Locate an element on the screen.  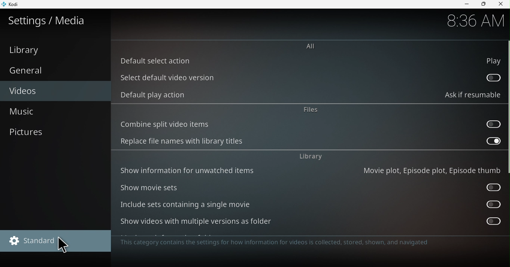
General is located at coordinates (53, 70).